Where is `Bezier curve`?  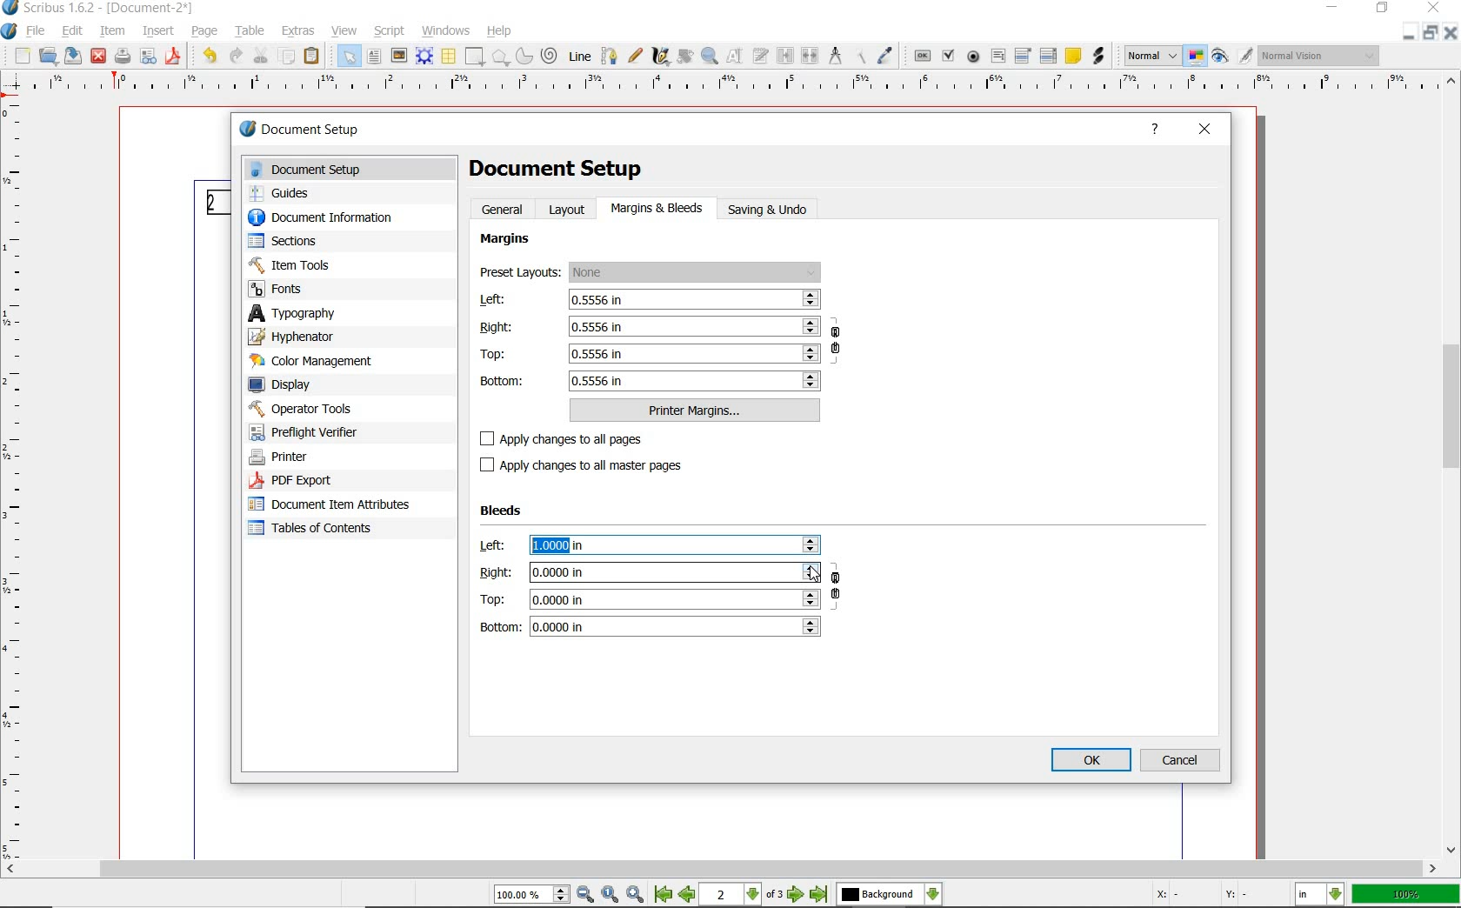 Bezier curve is located at coordinates (610, 56).